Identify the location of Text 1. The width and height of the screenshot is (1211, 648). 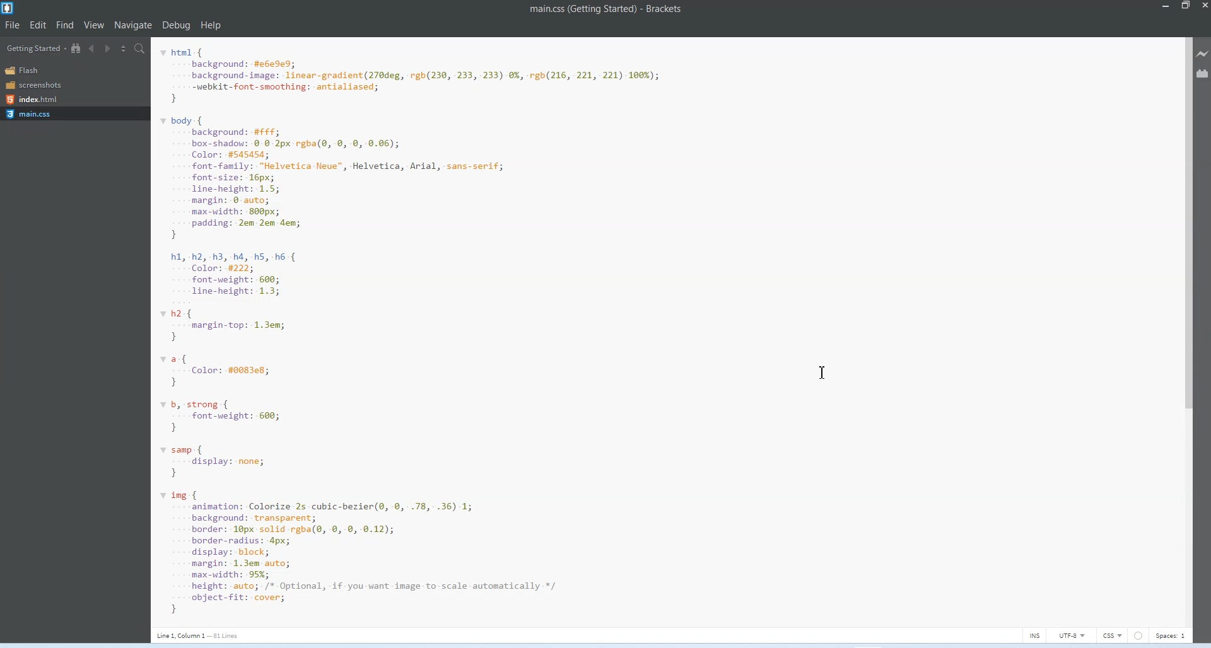
(602, 11).